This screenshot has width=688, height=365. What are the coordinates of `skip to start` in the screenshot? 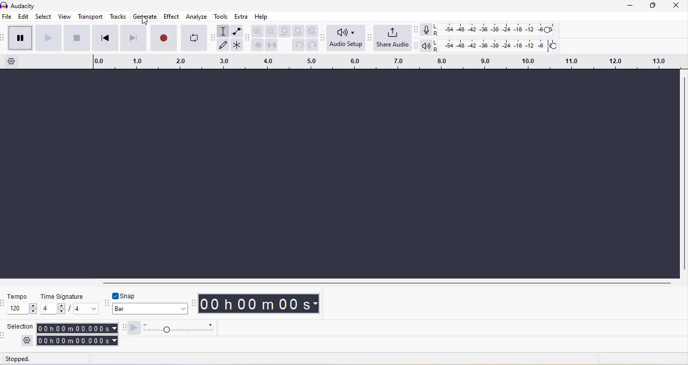 It's located at (104, 38).